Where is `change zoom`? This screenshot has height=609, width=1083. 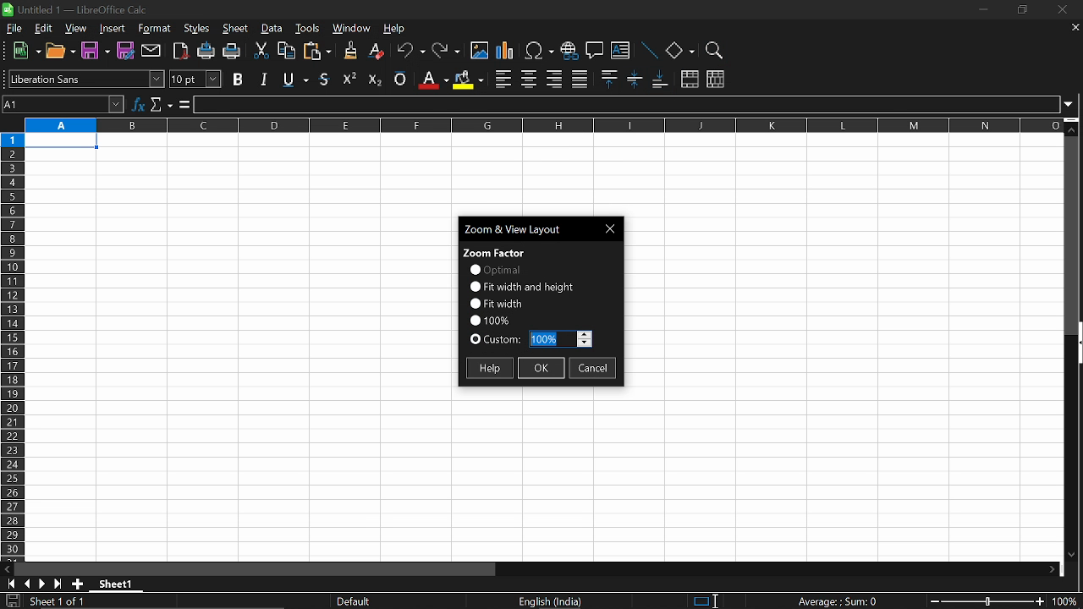
change zoom is located at coordinates (987, 602).